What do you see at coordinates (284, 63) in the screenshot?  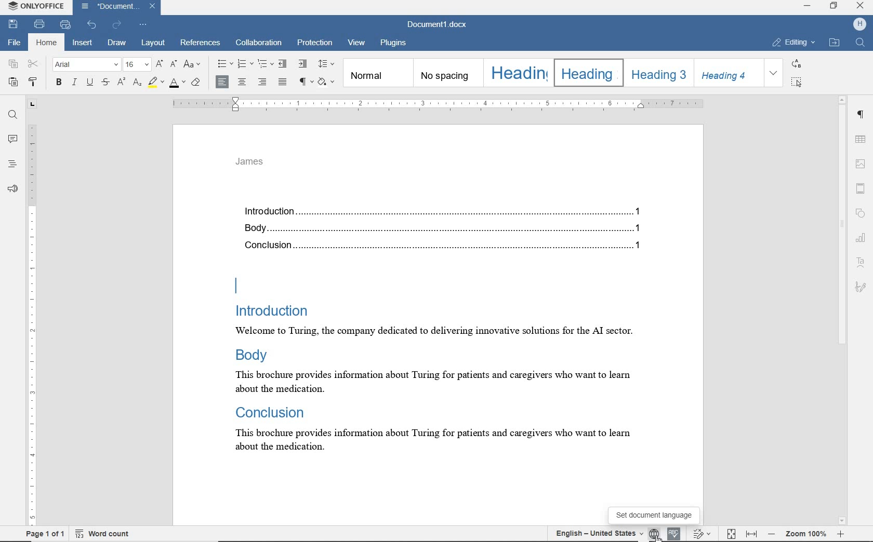 I see `decrease indent` at bounding box center [284, 63].